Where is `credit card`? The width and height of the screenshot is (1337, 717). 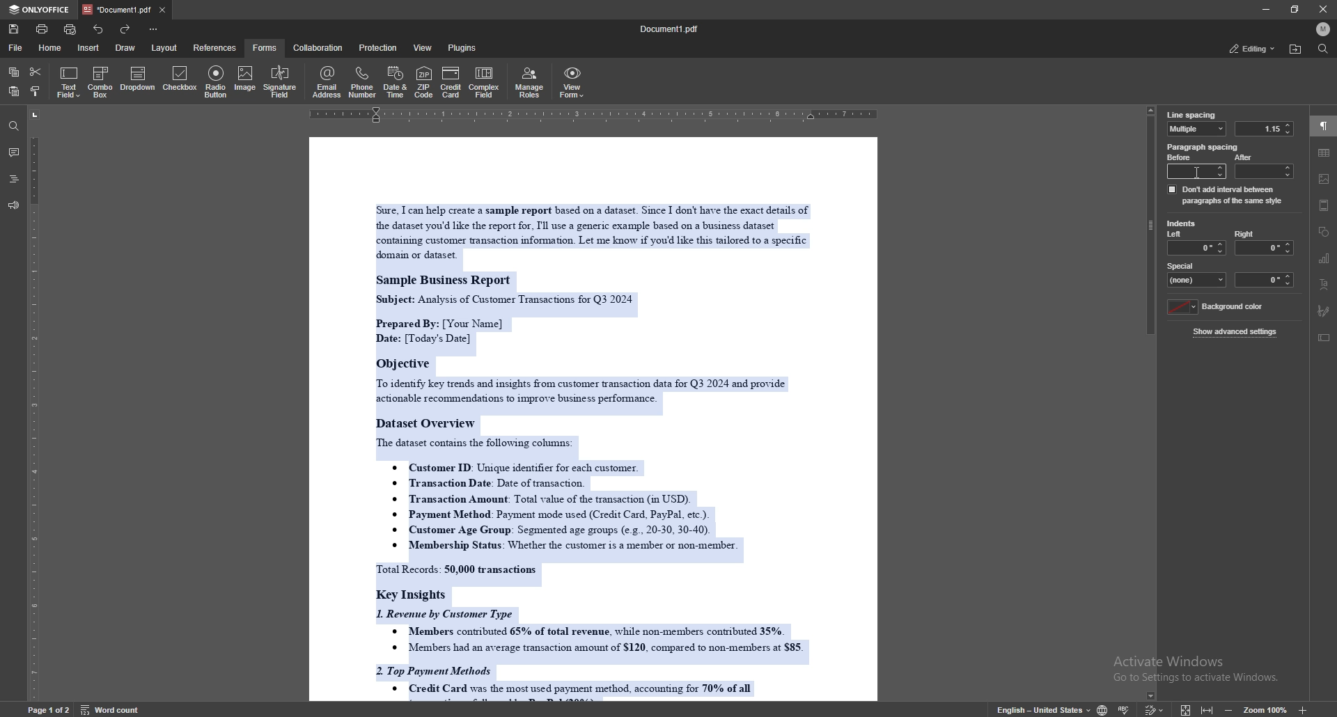
credit card is located at coordinates (451, 81).